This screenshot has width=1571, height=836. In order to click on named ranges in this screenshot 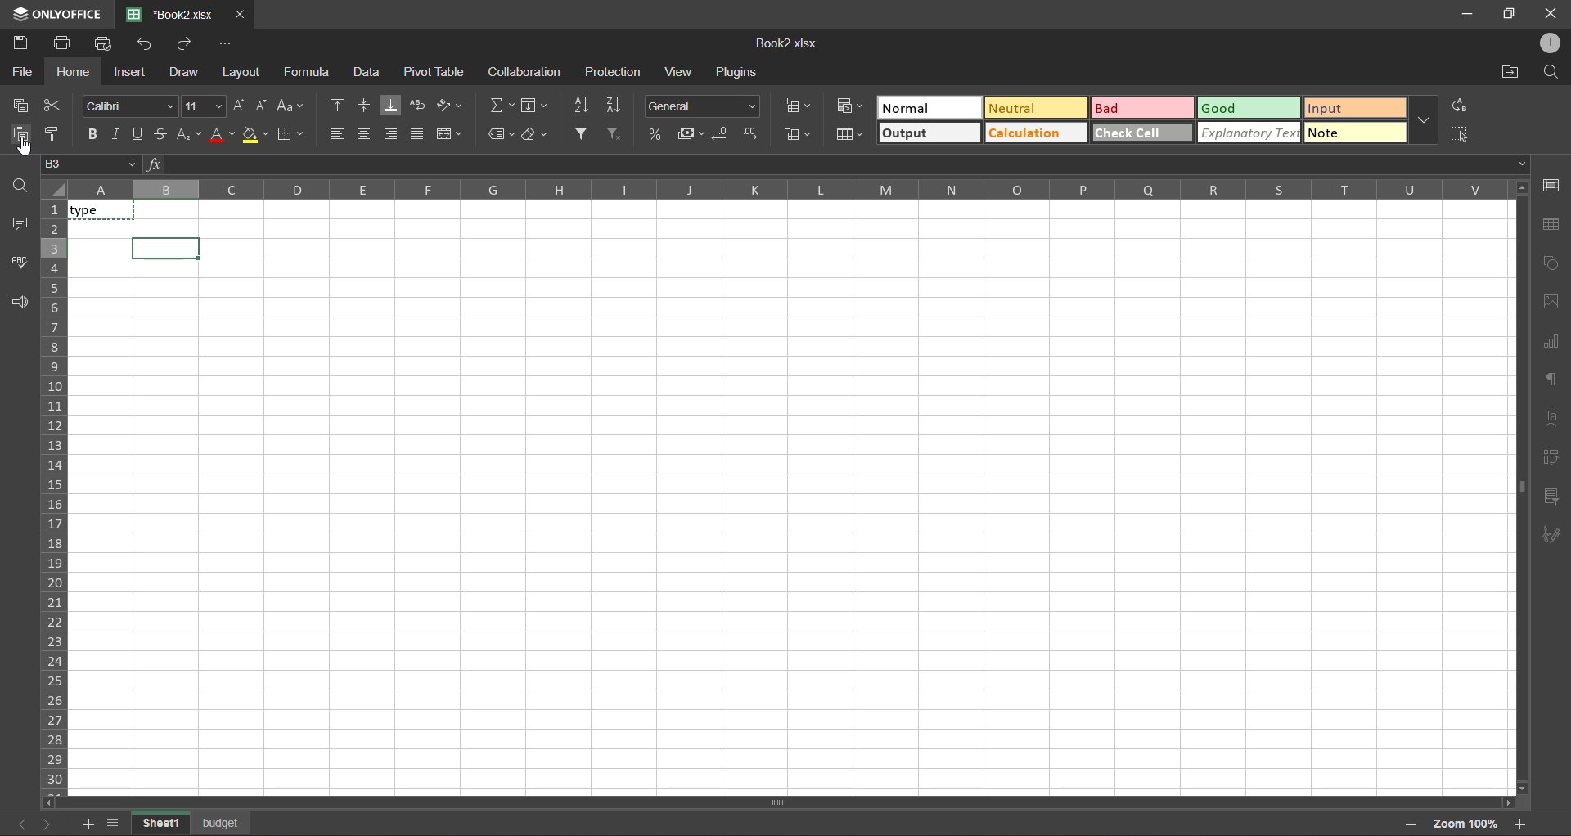, I will do `click(497, 132)`.